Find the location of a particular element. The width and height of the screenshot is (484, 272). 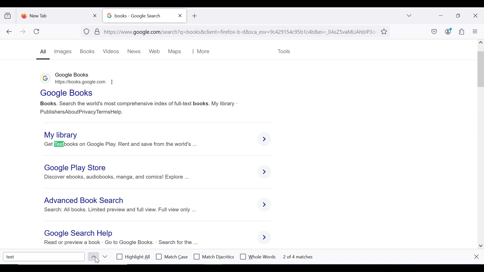

back is located at coordinates (9, 32).